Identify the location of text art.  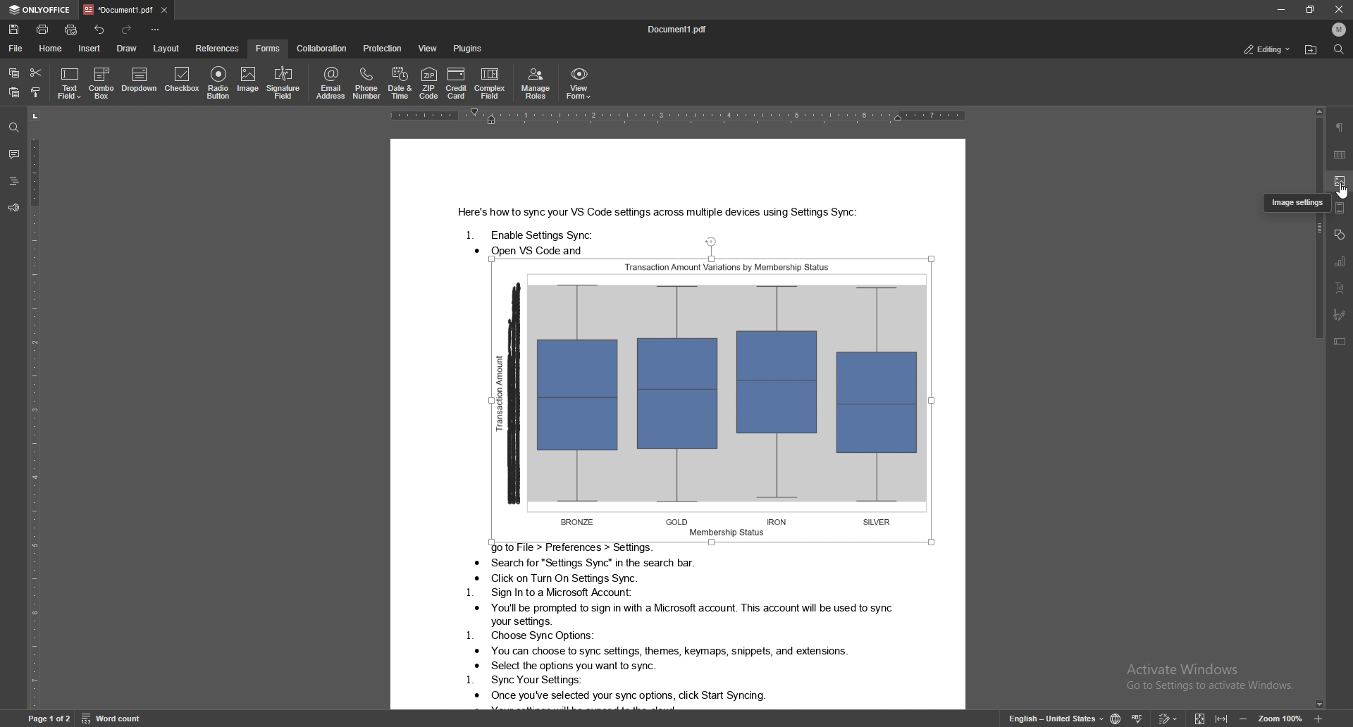
(1341, 287).